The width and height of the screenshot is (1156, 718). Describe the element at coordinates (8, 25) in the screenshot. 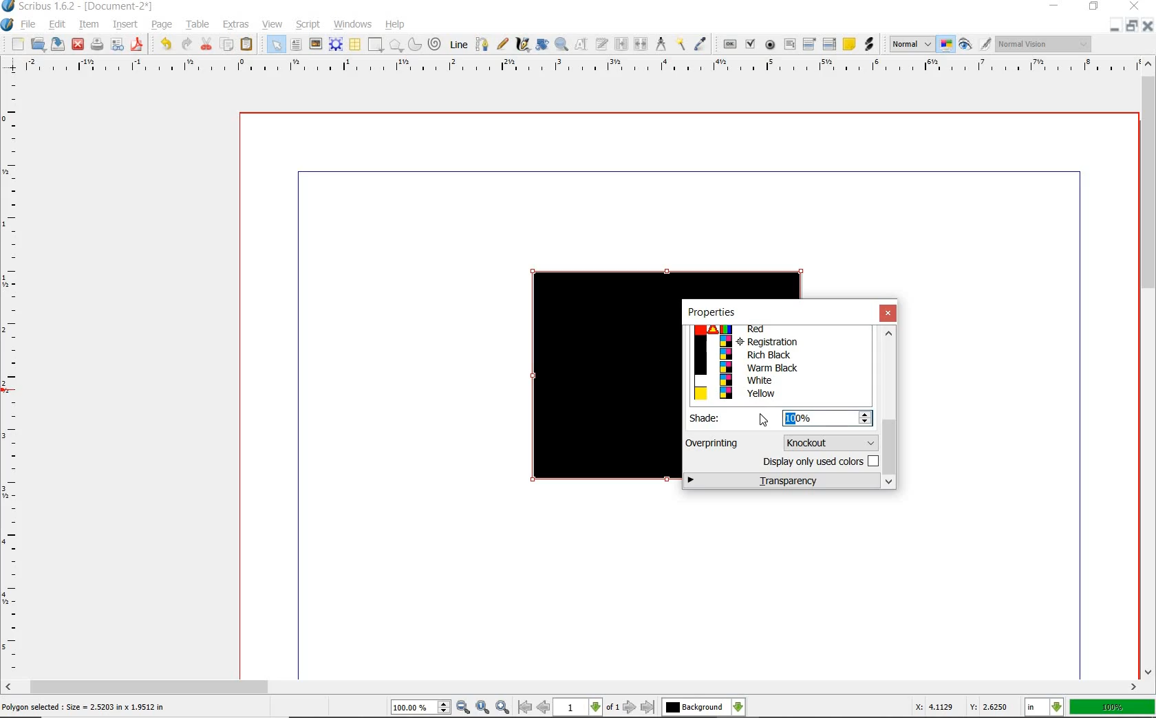

I see `system logo` at that location.